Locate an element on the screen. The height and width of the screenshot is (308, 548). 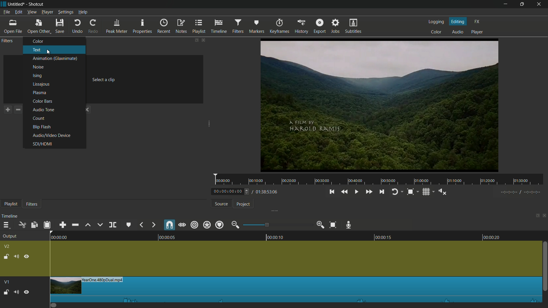
markers is located at coordinates (256, 27).